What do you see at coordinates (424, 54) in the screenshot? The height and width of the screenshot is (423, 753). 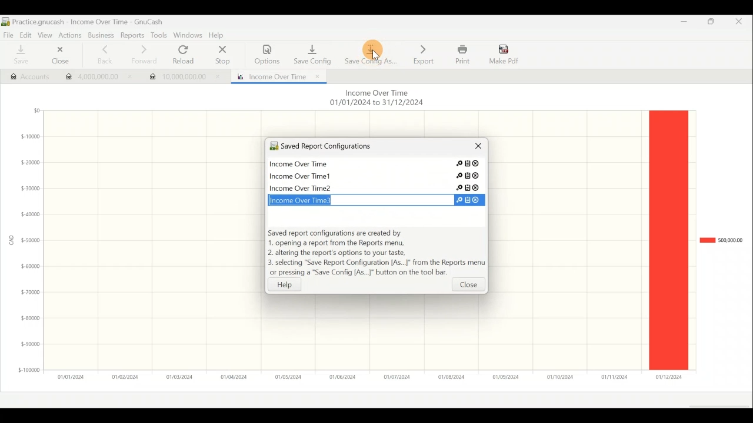 I see `Export` at bounding box center [424, 54].